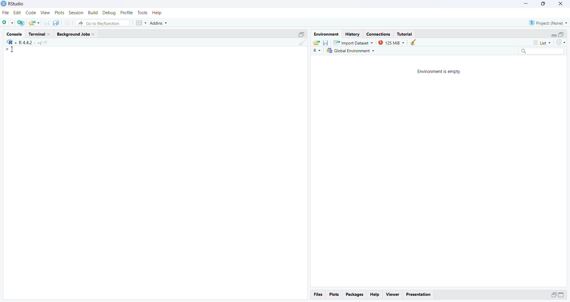 This screenshot has height=302, width=570. What do you see at coordinates (354, 295) in the screenshot?
I see `packages` at bounding box center [354, 295].